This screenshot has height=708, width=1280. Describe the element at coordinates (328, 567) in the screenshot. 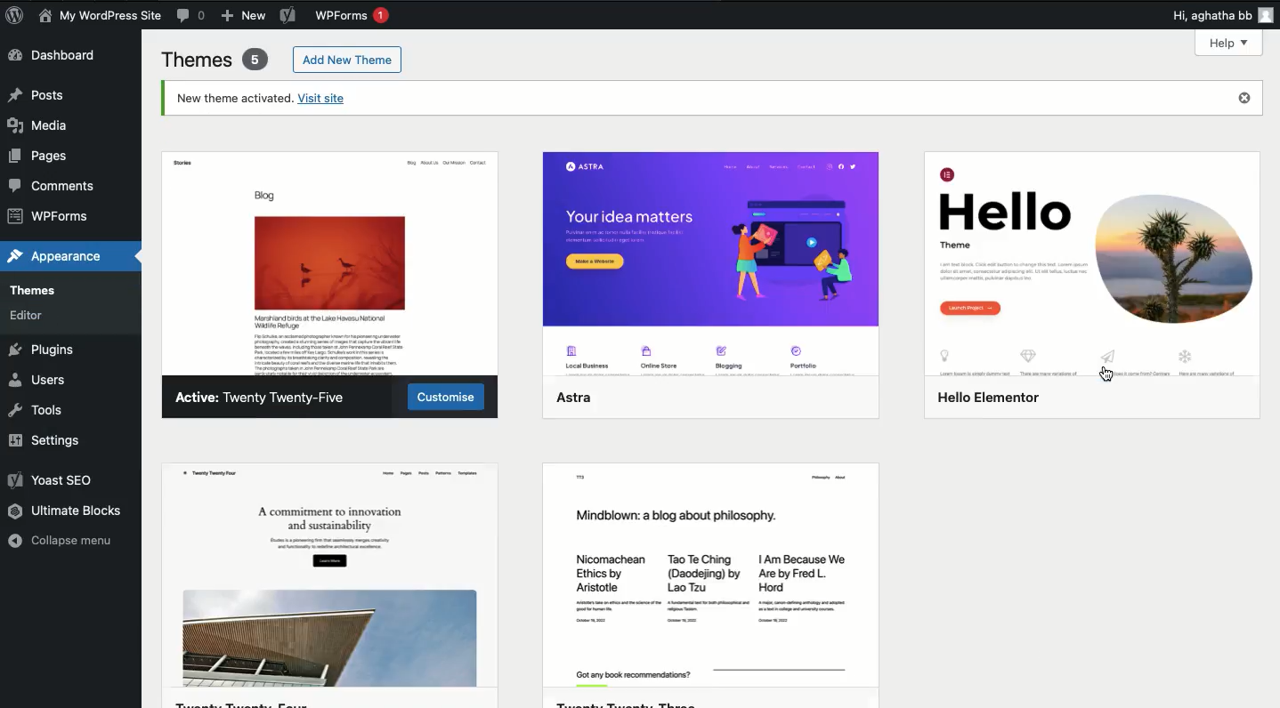

I see `Theme` at that location.